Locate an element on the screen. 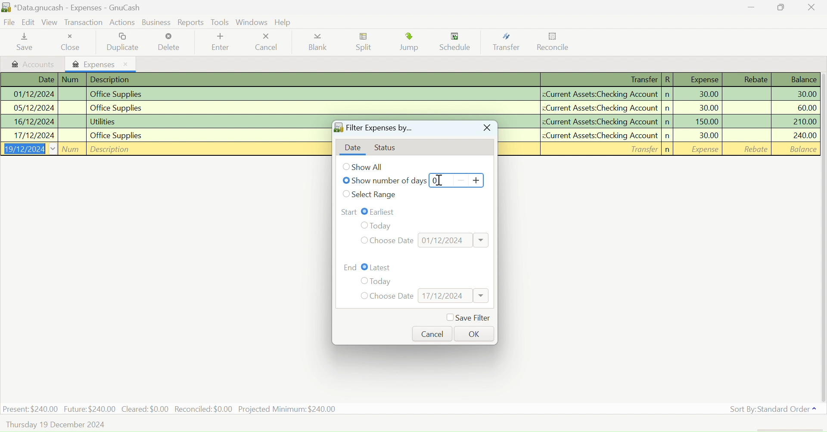 This screenshot has height=432, width=827. Cancel is located at coordinates (432, 333).